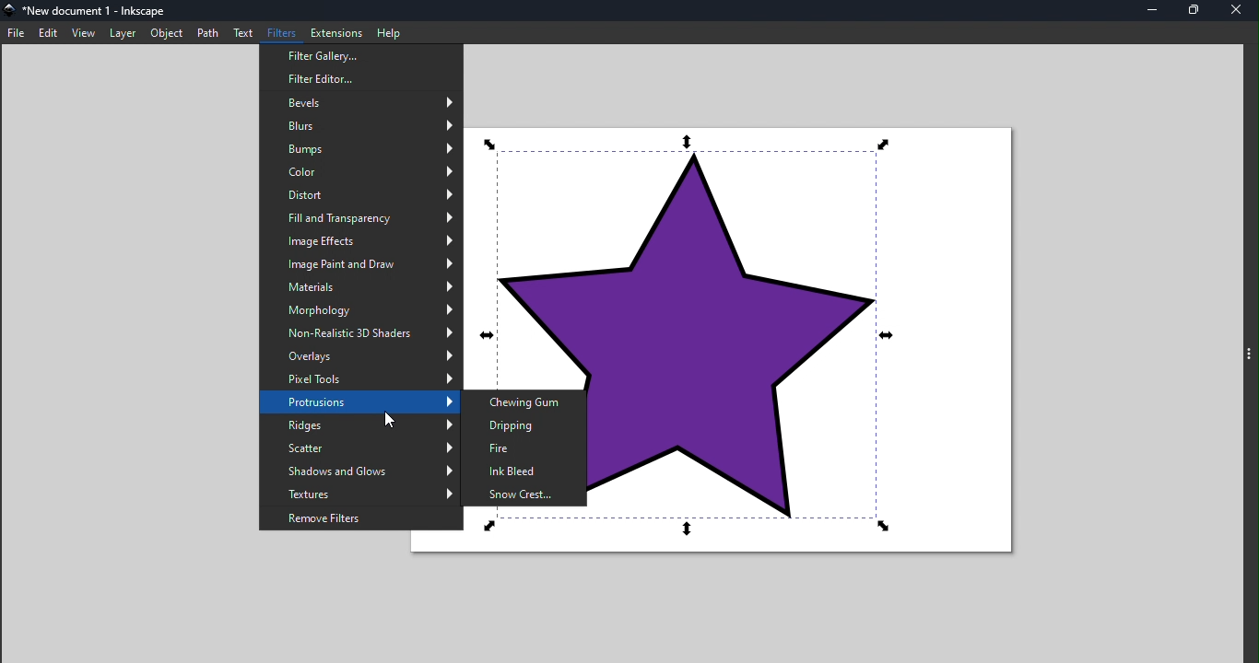  Describe the element at coordinates (339, 31) in the screenshot. I see `Extensions` at that location.